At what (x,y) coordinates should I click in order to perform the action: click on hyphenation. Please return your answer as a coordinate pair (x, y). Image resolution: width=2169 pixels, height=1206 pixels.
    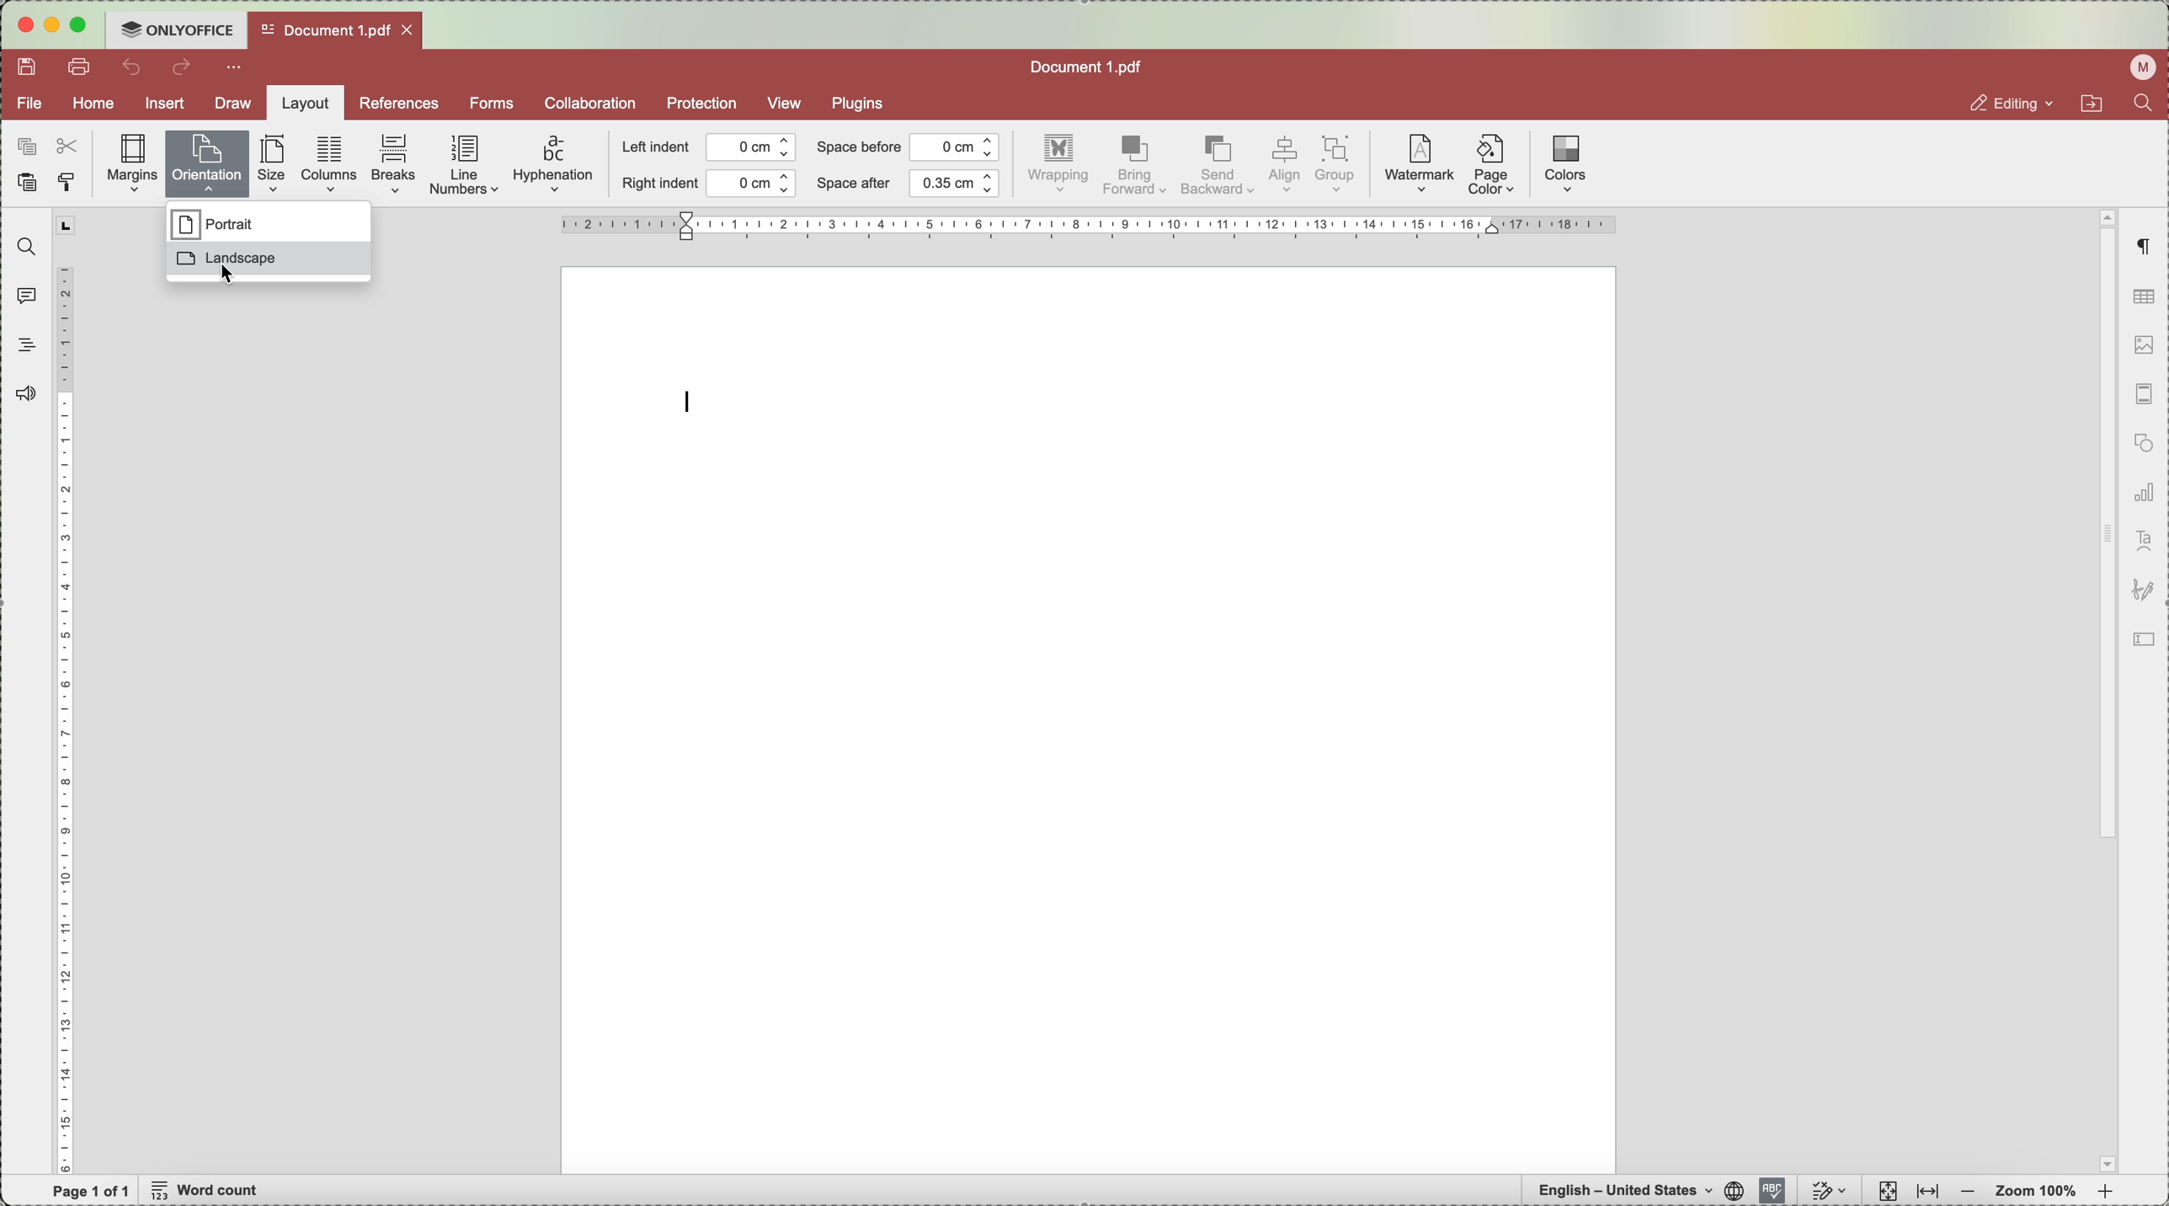
    Looking at the image, I should click on (553, 165).